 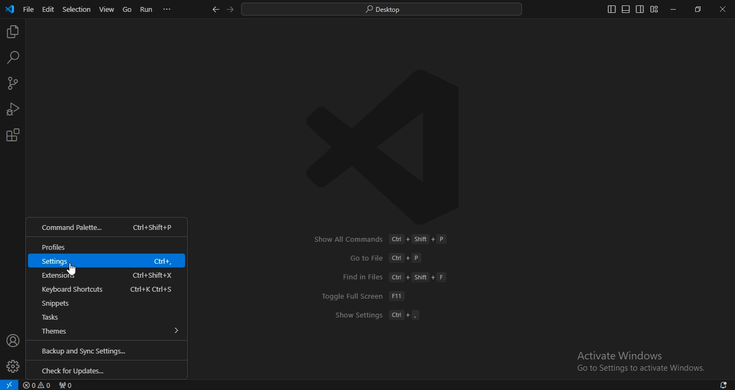 What do you see at coordinates (52, 317) in the screenshot?
I see `tasks` at bounding box center [52, 317].